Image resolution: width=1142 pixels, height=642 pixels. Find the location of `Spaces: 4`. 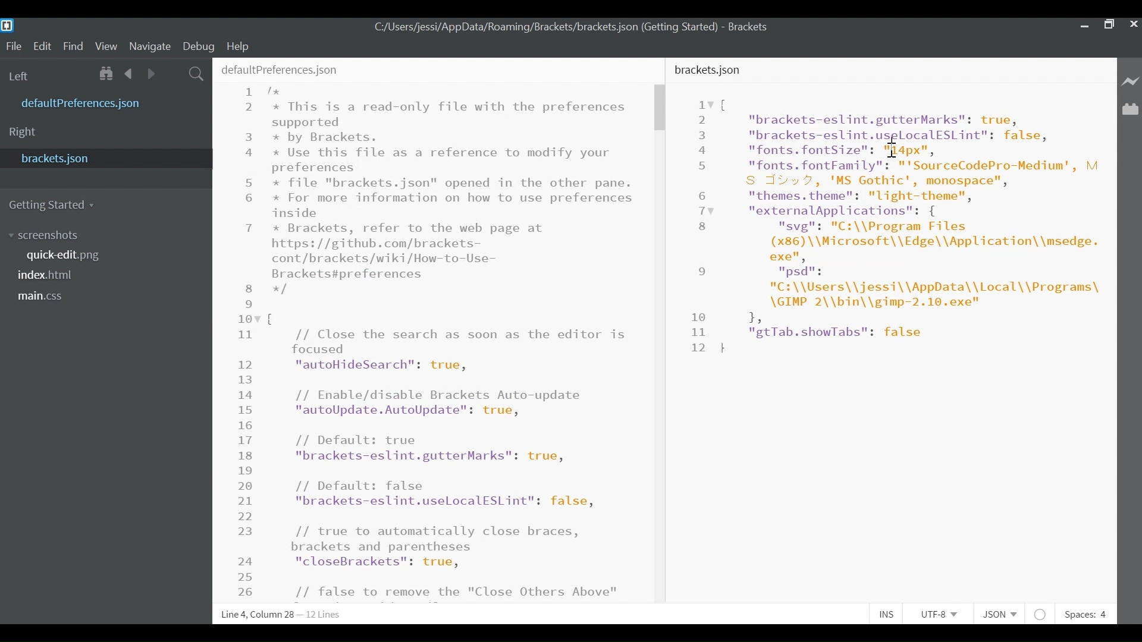

Spaces: 4 is located at coordinates (1090, 611).